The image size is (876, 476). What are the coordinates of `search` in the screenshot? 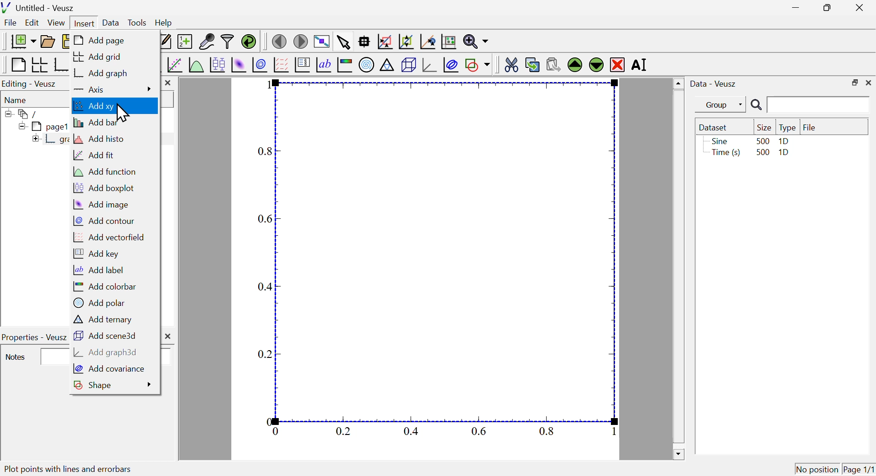 It's located at (808, 105).